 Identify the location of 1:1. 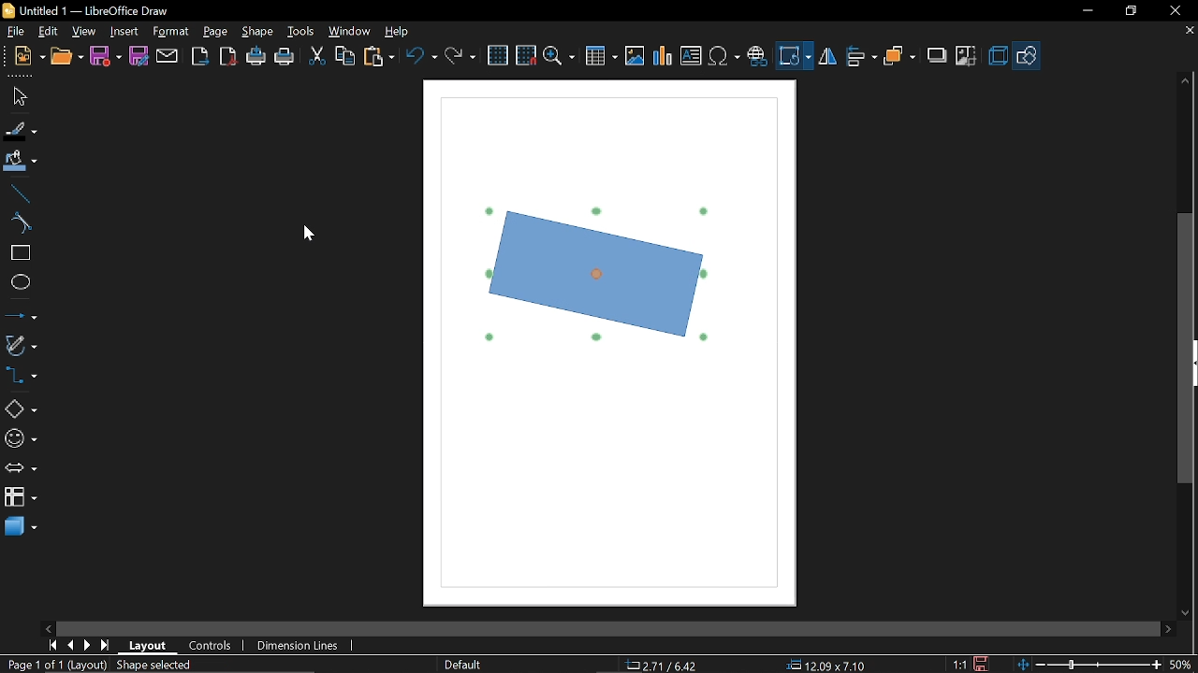
(959, 664).